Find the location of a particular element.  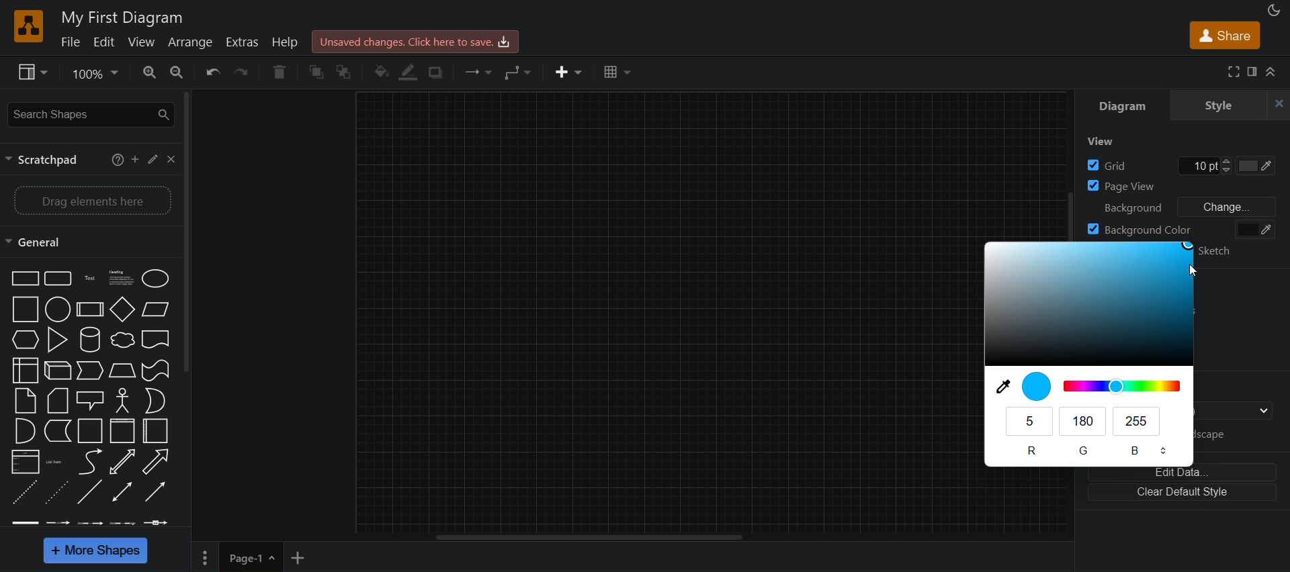

view is located at coordinates (1103, 142).